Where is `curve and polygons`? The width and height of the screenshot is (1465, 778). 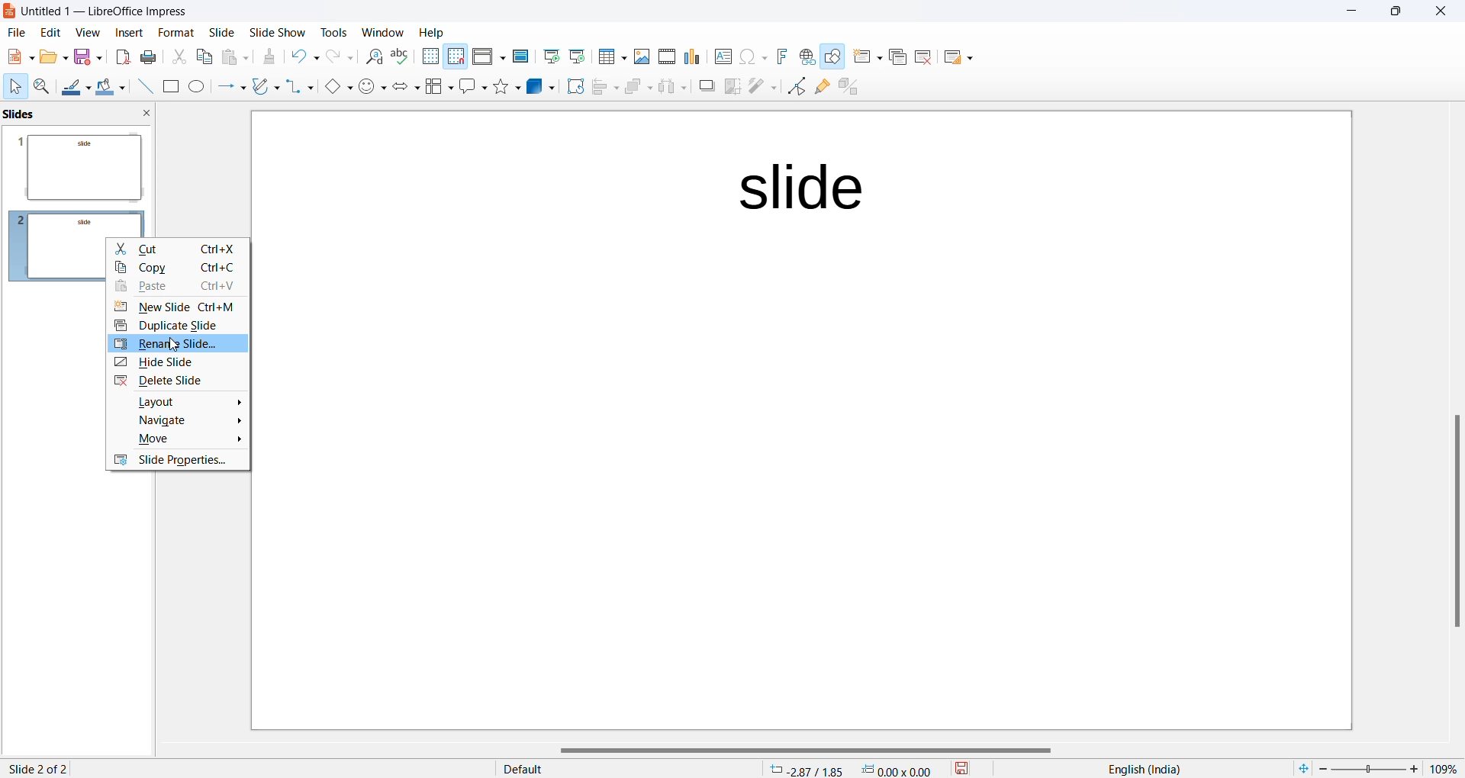
curve and polygons is located at coordinates (263, 87).